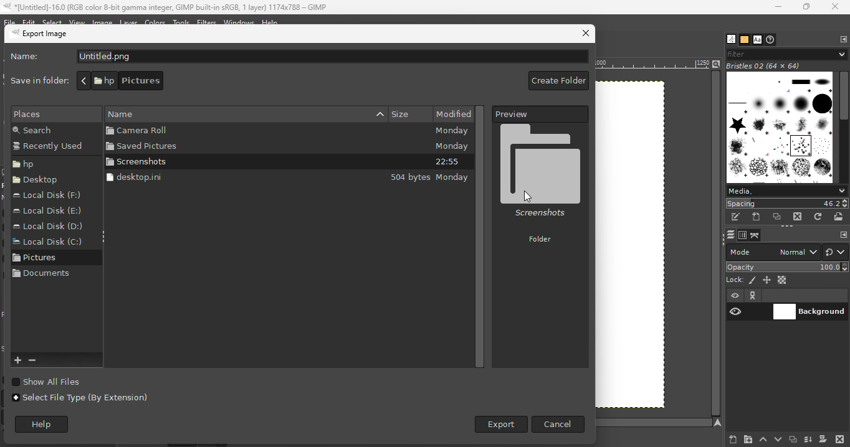  I want to click on Media,, so click(786, 191).